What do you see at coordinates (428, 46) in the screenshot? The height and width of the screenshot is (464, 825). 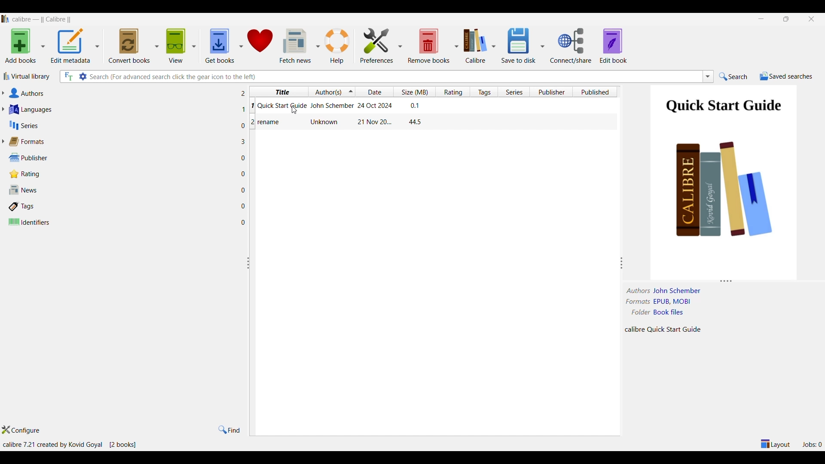 I see `Remove books` at bounding box center [428, 46].